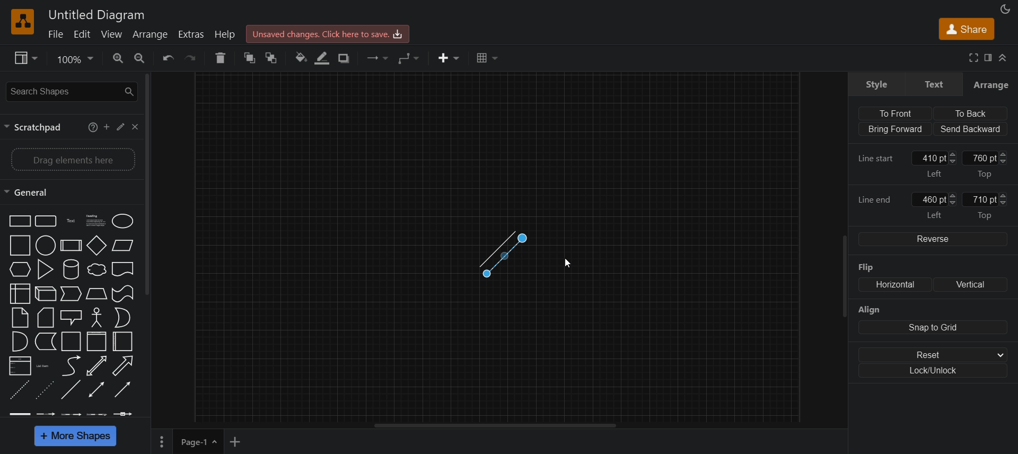 This screenshot has width=1018, height=454. I want to click on reverse, so click(931, 239).